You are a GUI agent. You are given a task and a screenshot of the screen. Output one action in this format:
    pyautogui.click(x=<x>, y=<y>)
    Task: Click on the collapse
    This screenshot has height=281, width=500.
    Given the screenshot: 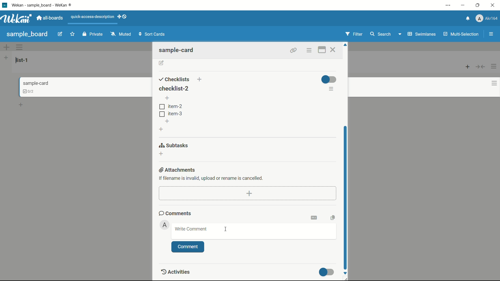 What is the action you would take?
    pyautogui.click(x=481, y=67)
    